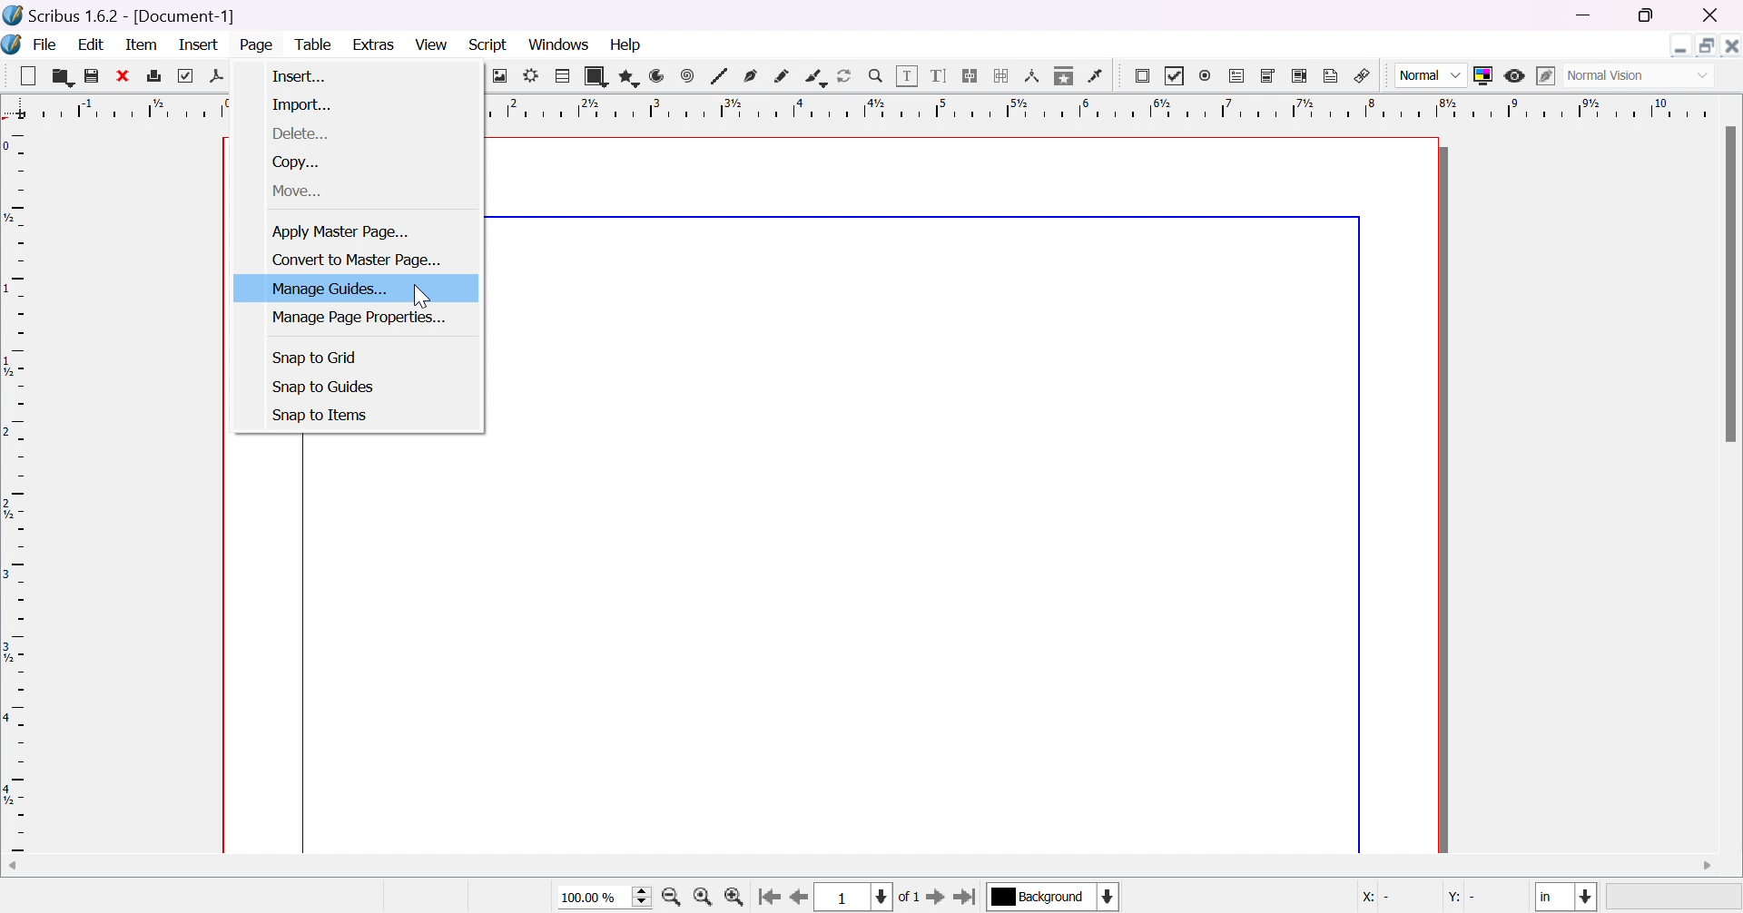 The image size is (1743, 913). What do you see at coordinates (1177, 76) in the screenshot?
I see `PDF checkbox` at bounding box center [1177, 76].